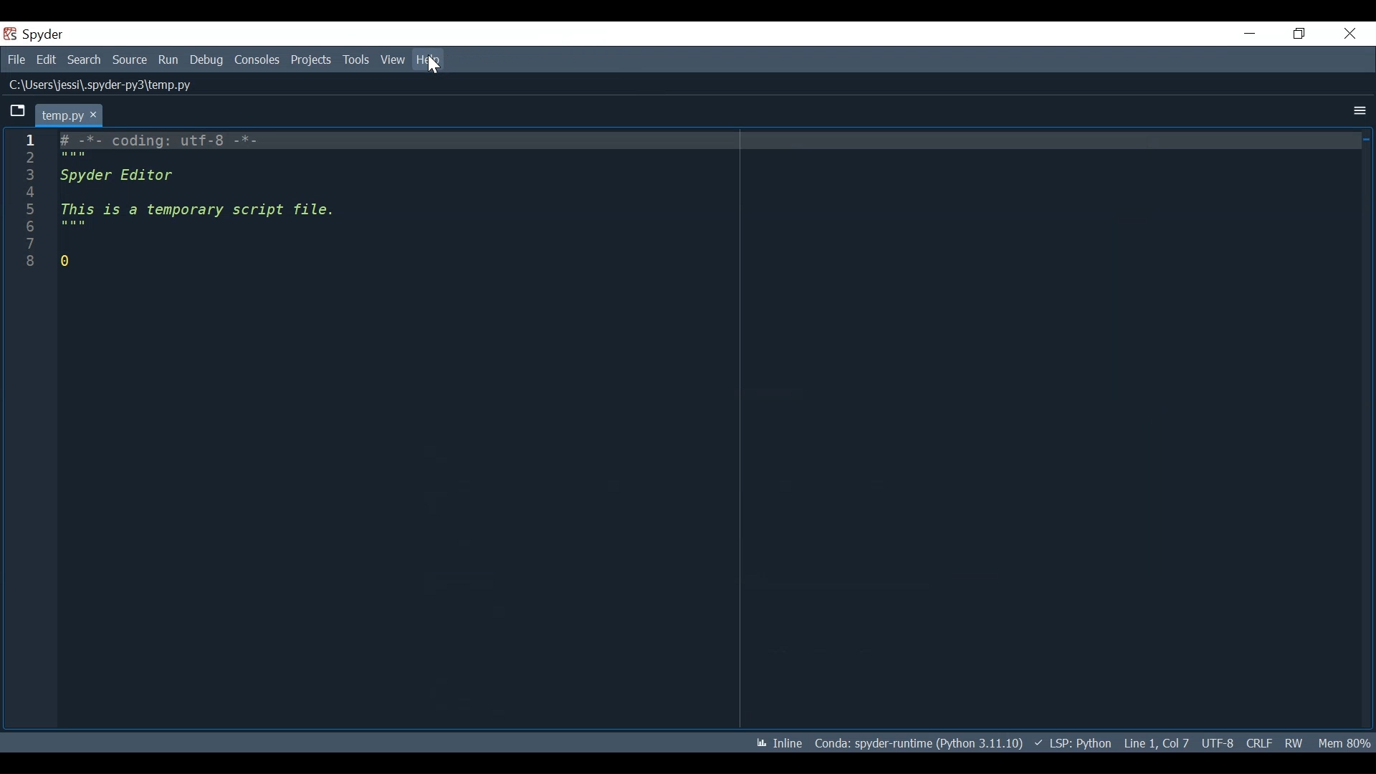 The width and height of the screenshot is (1376, 774). Describe the element at coordinates (1073, 744) in the screenshot. I see `LSP: Python` at that location.